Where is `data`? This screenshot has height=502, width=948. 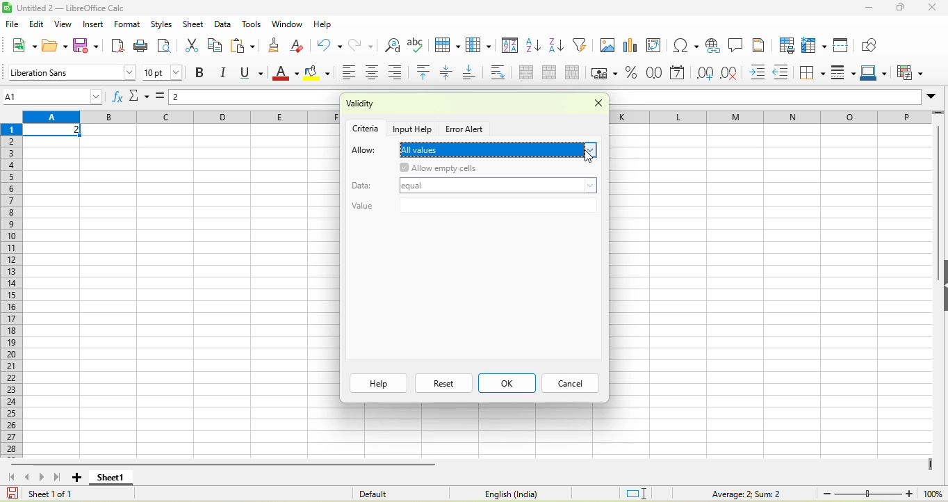 data is located at coordinates (366, 184).